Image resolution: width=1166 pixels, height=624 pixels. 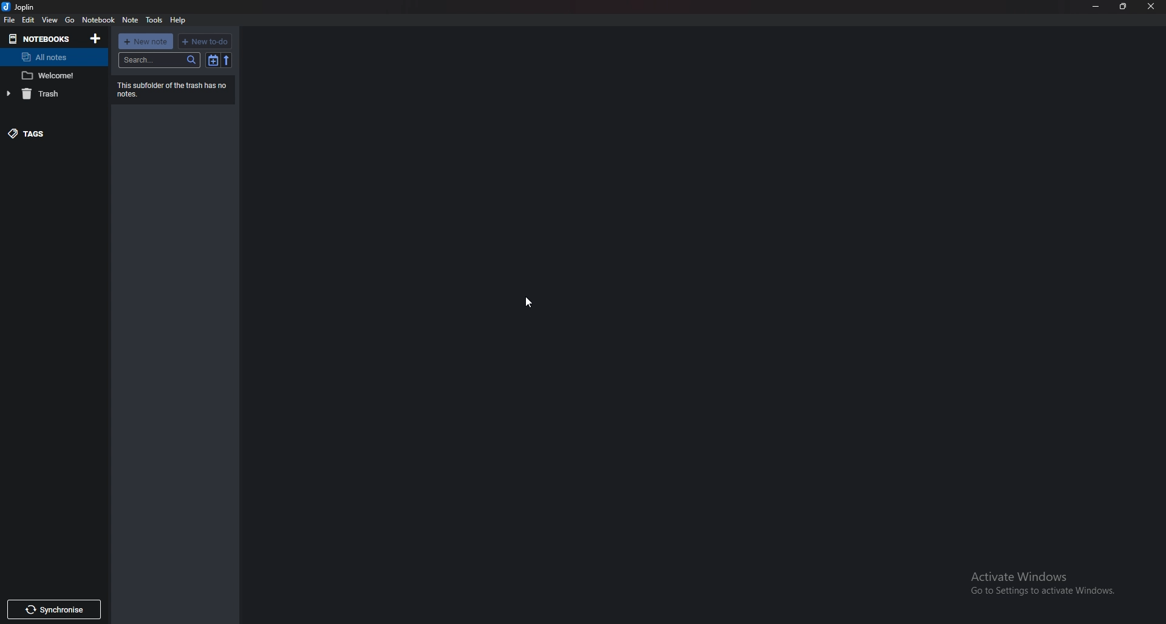 What do you see at coordinates (1123, 7) in the screenshot?
I see `Resize` at bounding box center [1123, 7].